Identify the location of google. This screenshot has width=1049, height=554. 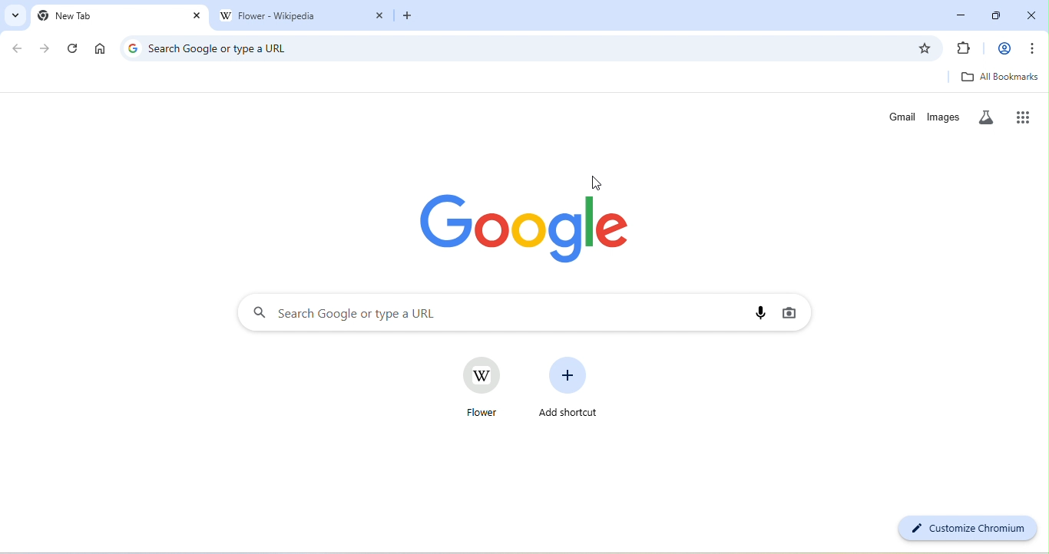
(531, 226).